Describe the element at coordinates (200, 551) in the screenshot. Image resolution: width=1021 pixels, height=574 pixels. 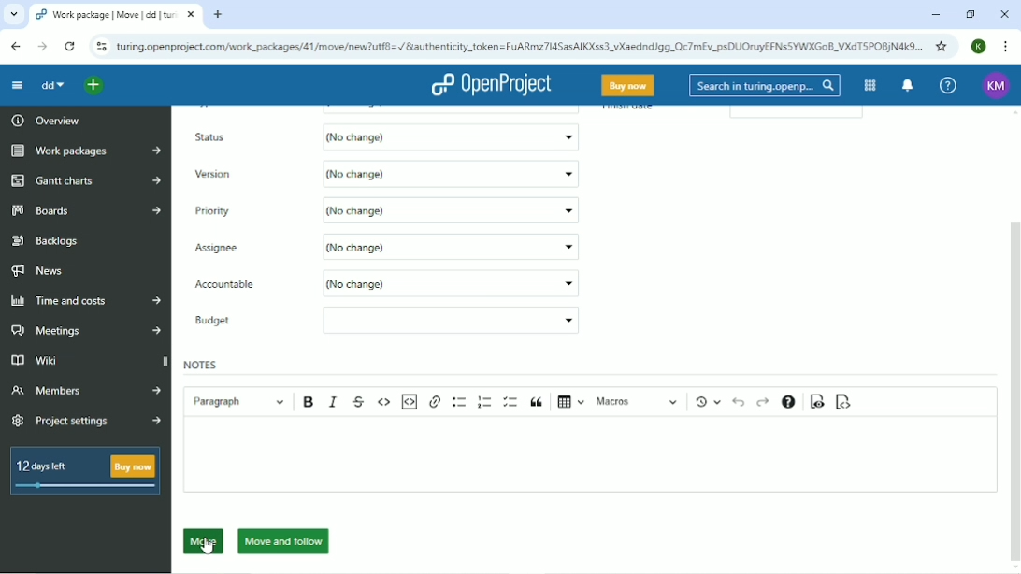
I see `cursor` at that location.